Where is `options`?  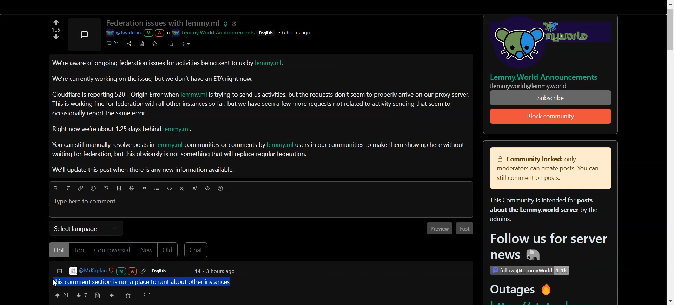 options is located at coordinates (148, 294).